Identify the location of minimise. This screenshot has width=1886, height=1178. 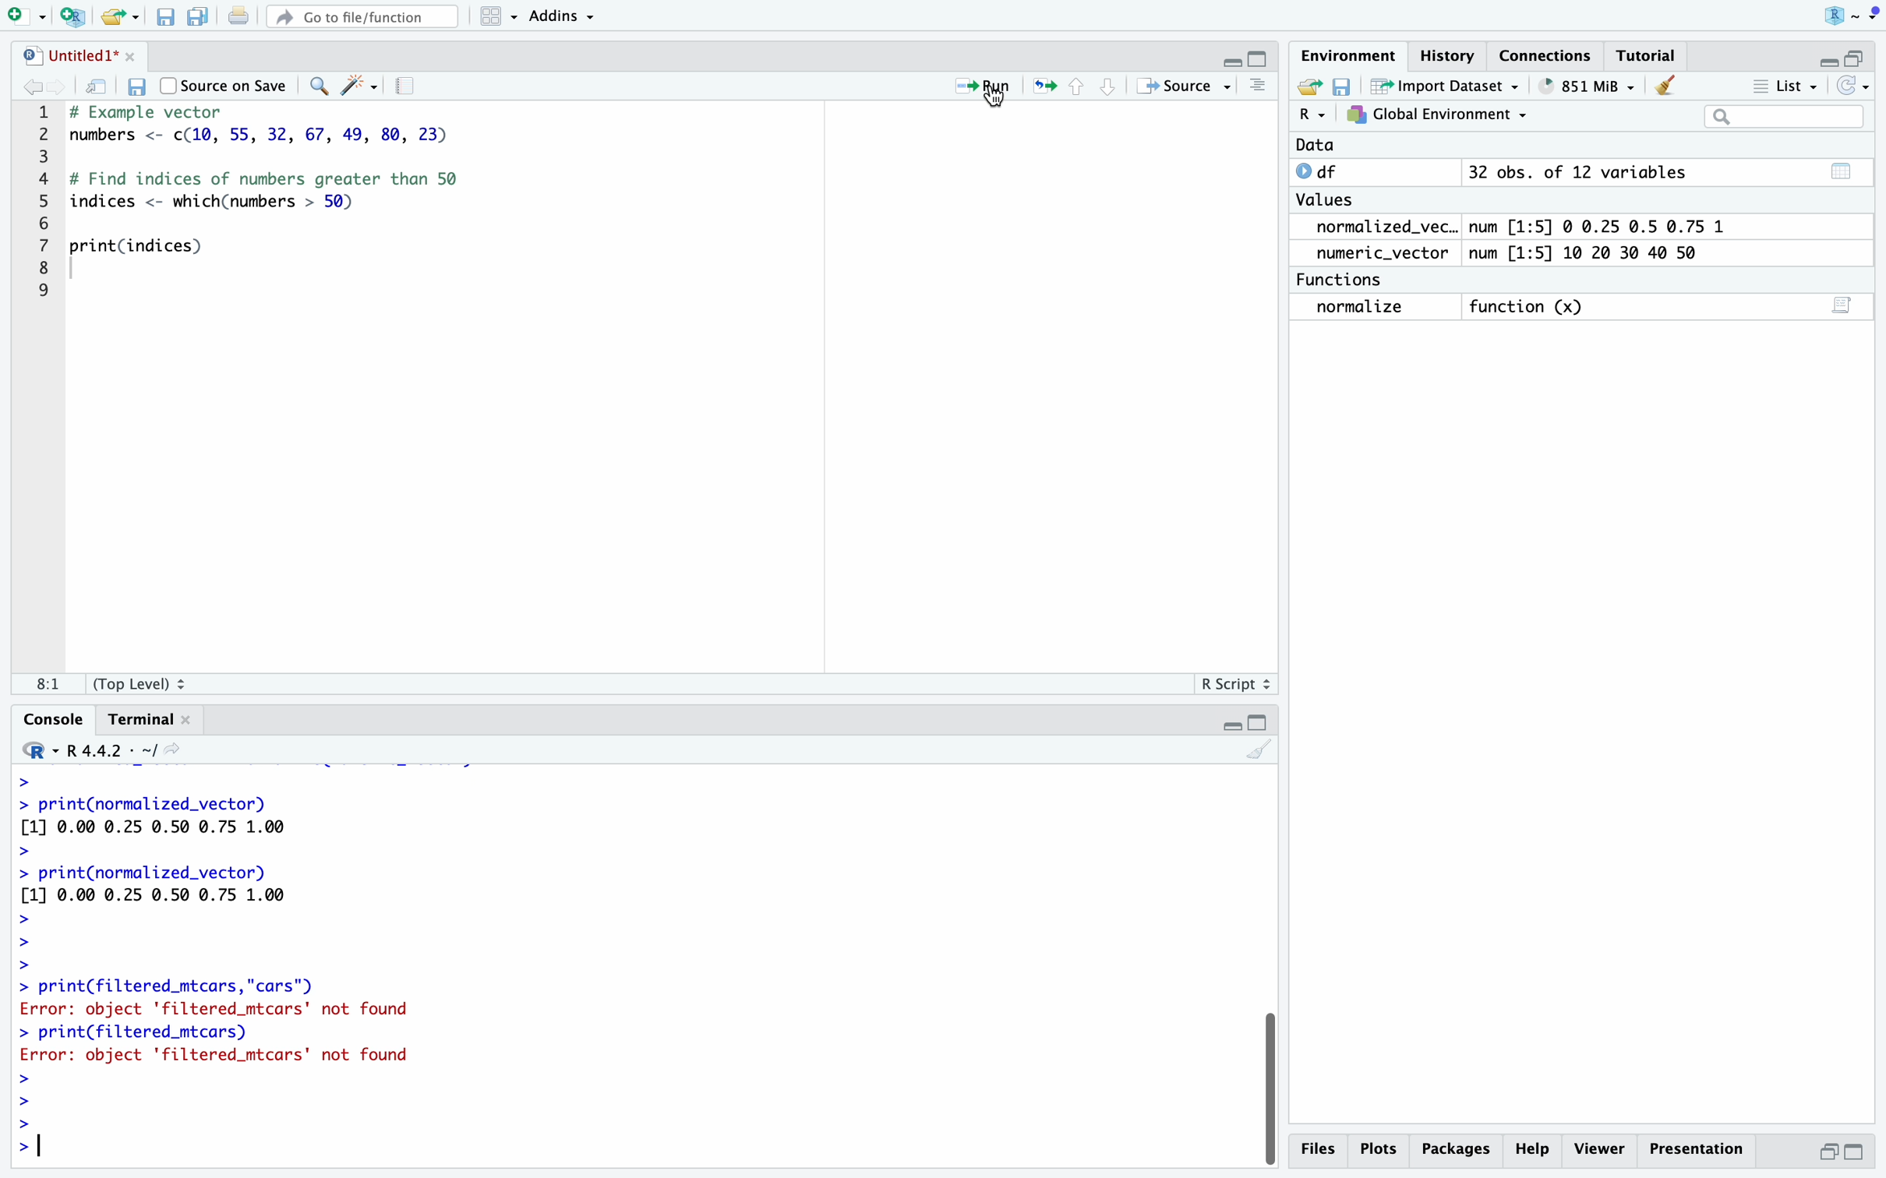
(1830, 1149).